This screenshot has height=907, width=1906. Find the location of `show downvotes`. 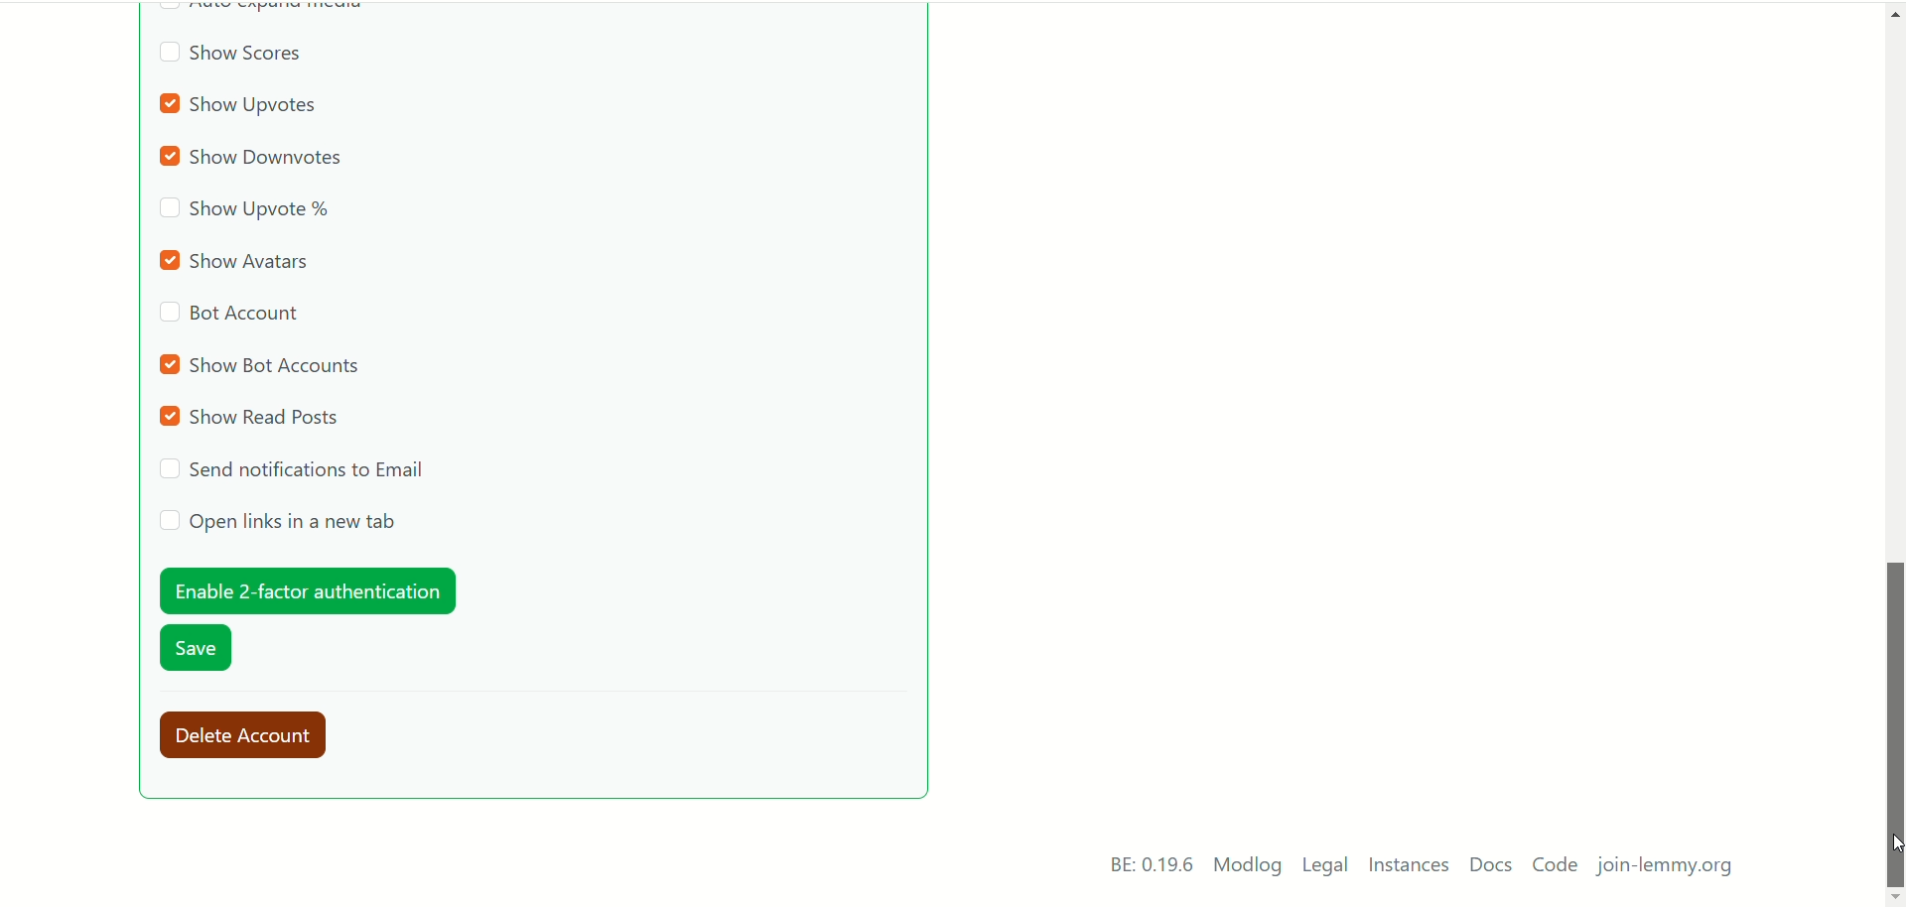

show downvotes is located at coordinates (258, 159).